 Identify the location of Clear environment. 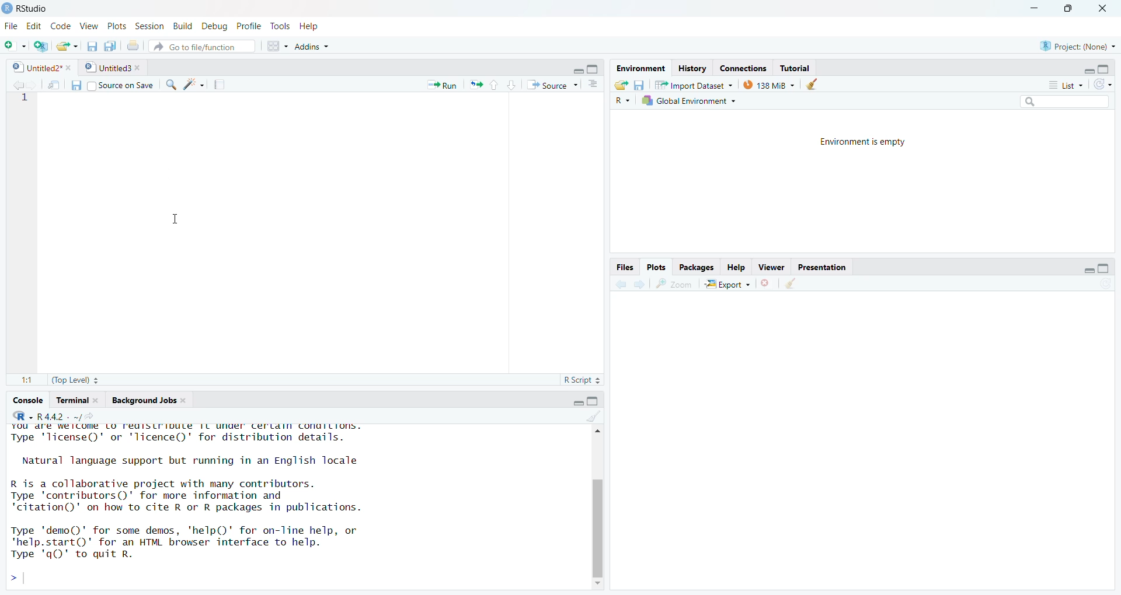
(814, 84).